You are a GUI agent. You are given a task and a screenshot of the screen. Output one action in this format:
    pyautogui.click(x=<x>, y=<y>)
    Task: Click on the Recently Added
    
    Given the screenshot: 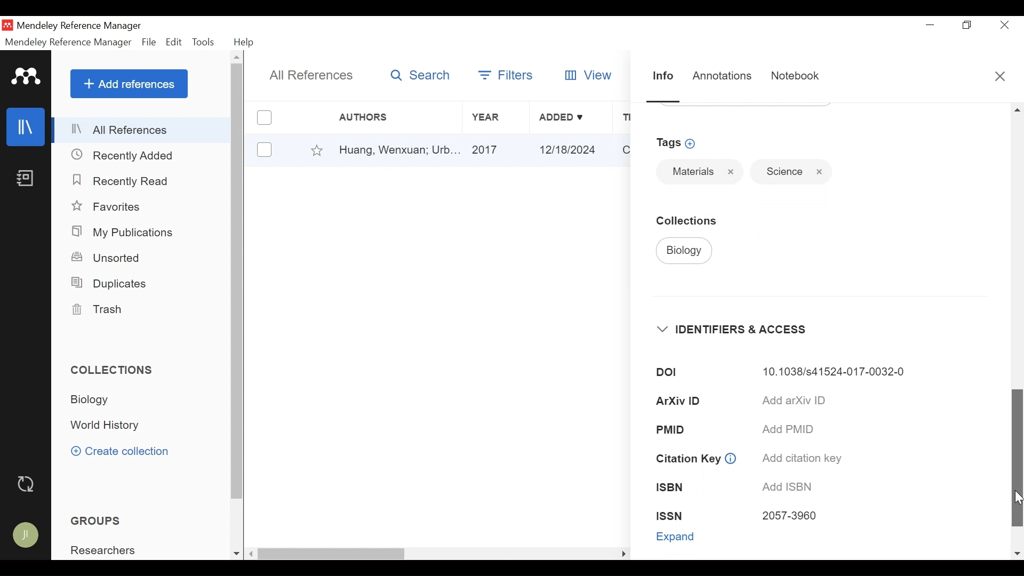 What is the action you would take?
    pyautogui.click(x=125, y=156)
    